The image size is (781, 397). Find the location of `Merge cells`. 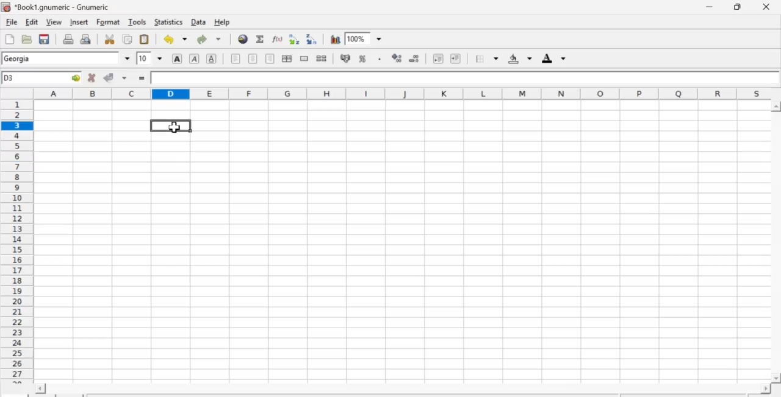

Merge cells is located at coordinates (305, 58).